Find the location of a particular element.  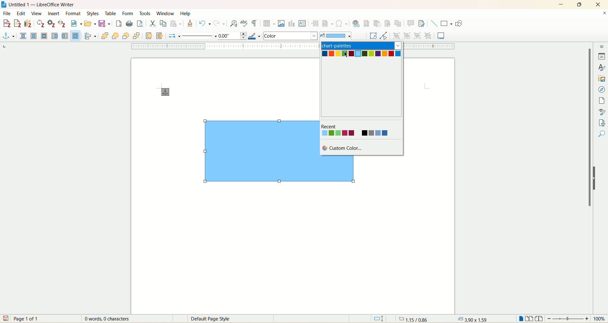

insert endnote is located at coordinates (378, 24).